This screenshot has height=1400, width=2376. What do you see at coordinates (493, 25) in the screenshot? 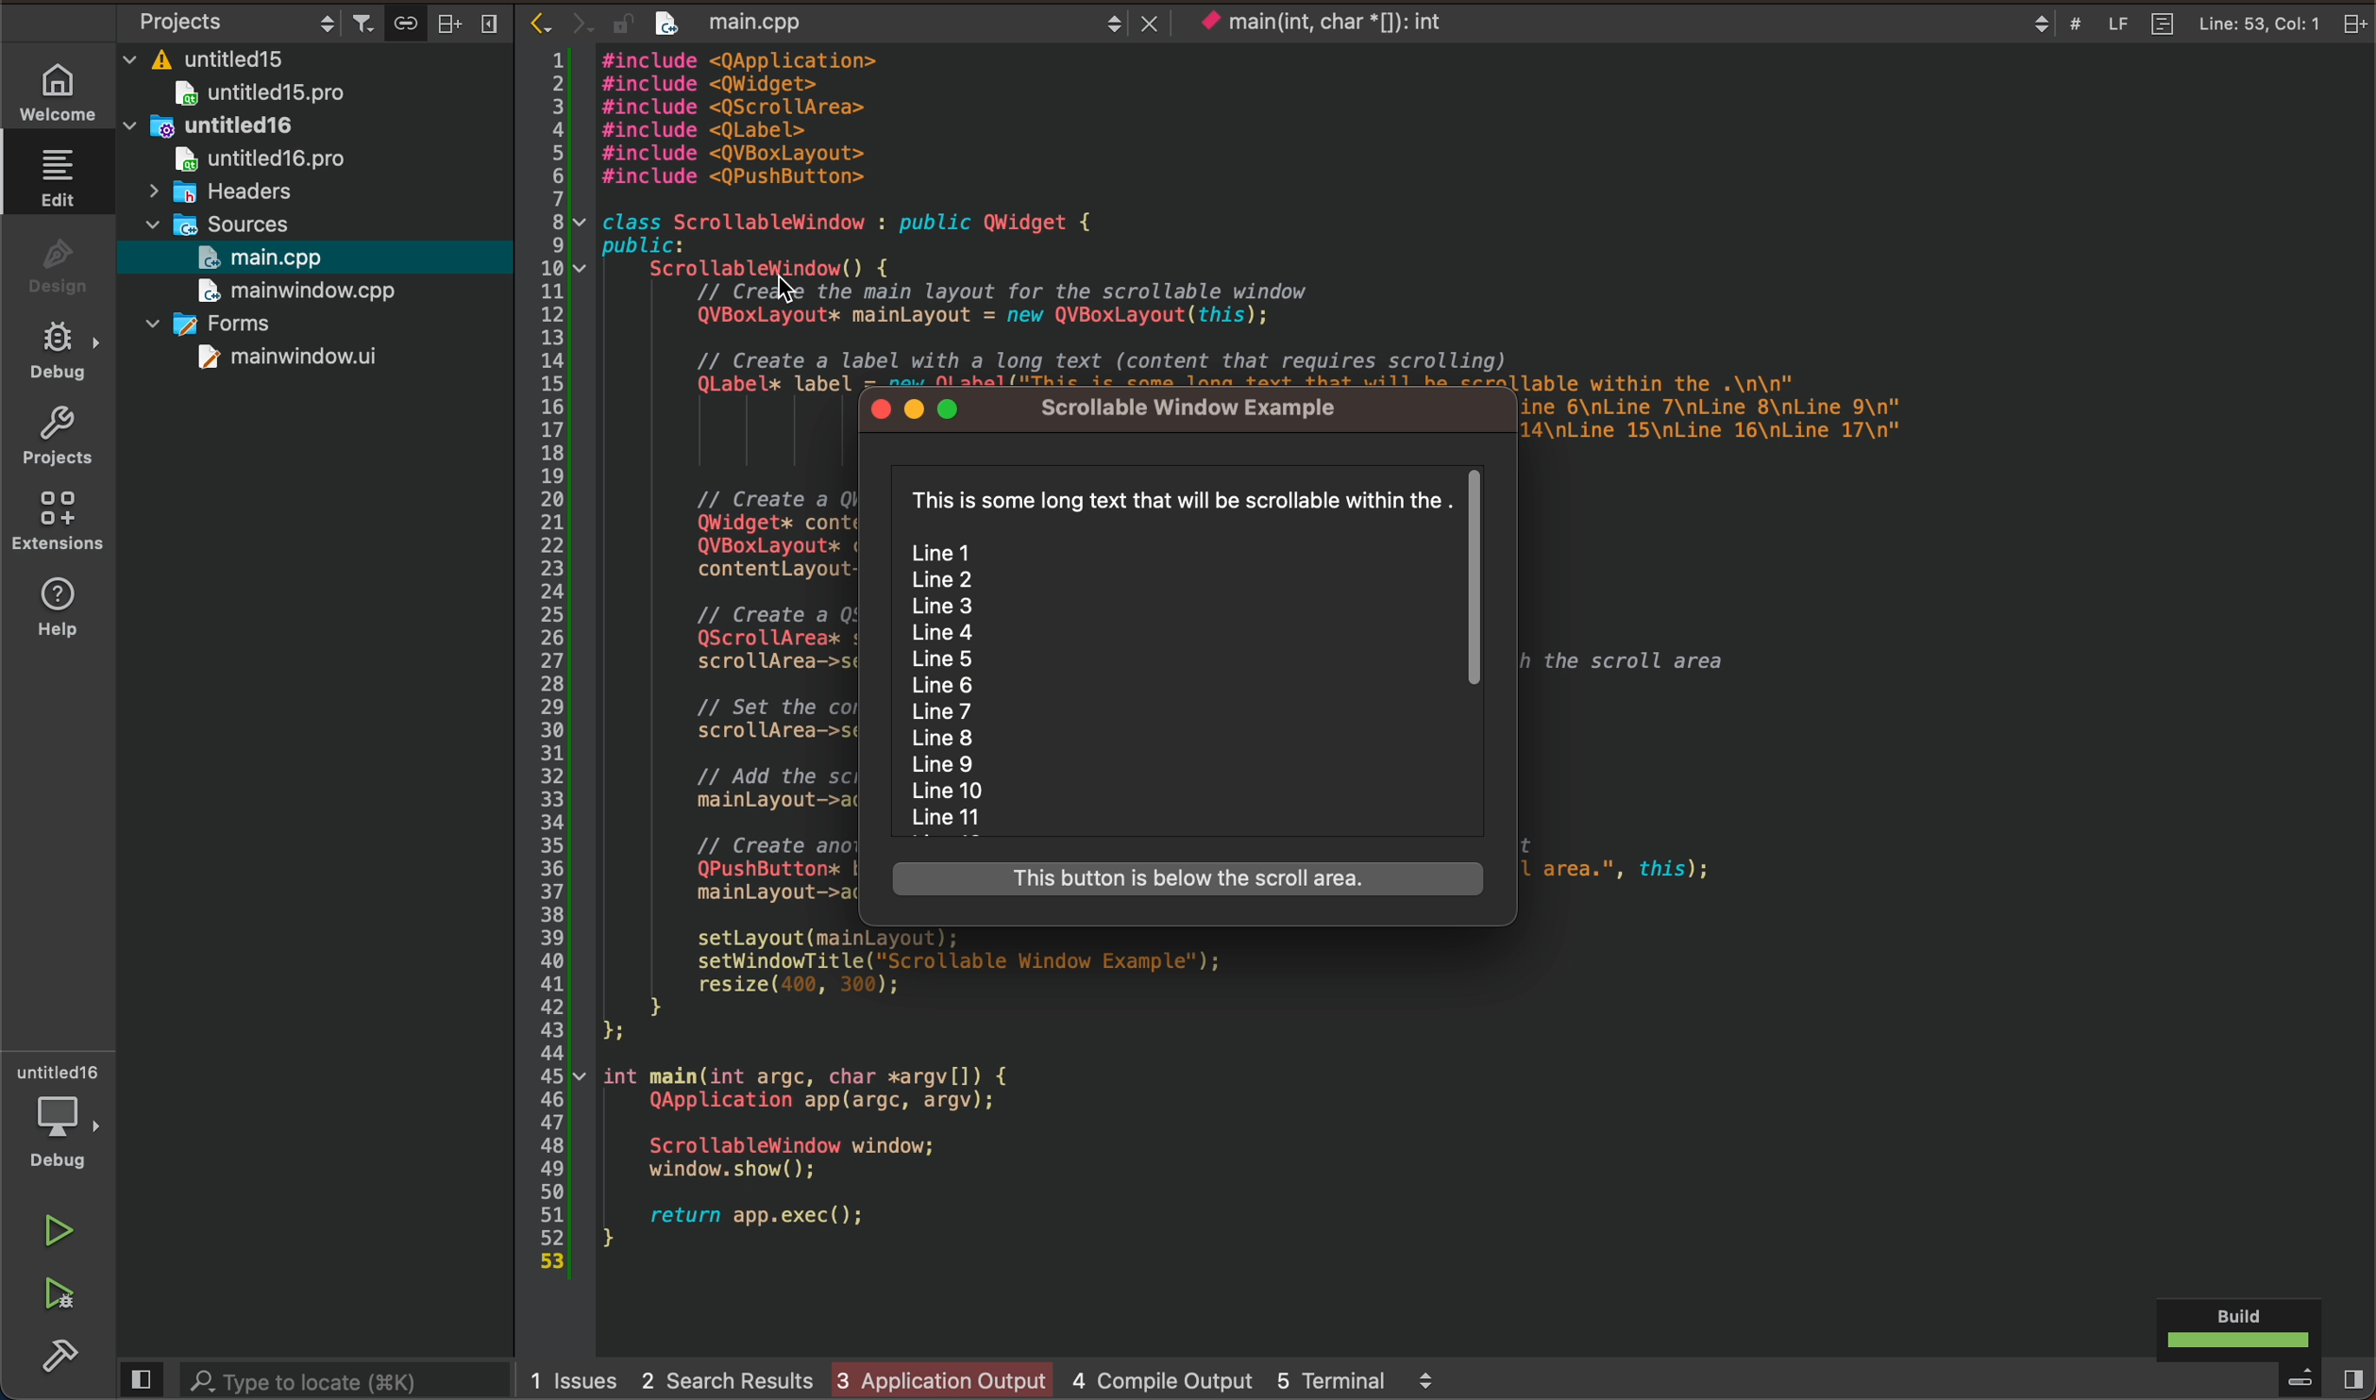
I see `close` at bounding box center [493, 25].